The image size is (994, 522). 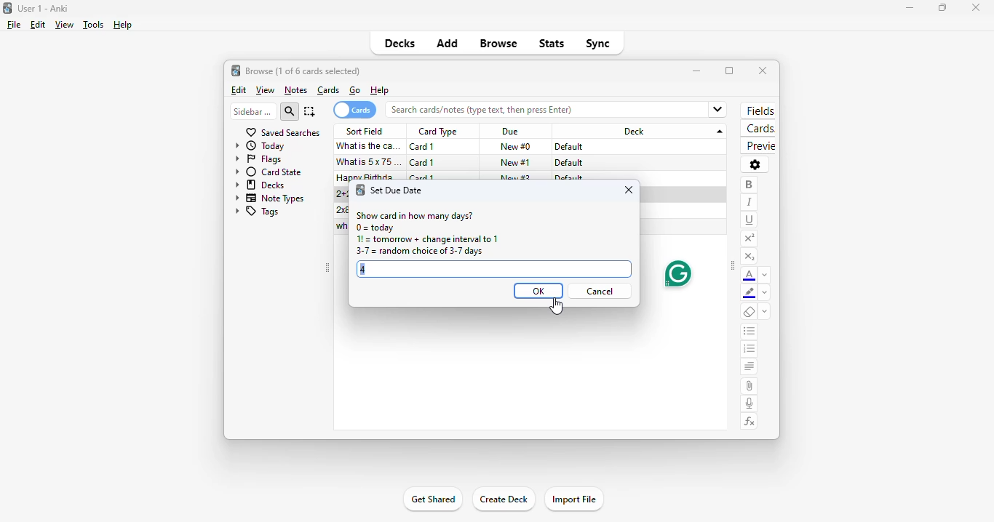 I want to click on view, so click(x=265, y=90).